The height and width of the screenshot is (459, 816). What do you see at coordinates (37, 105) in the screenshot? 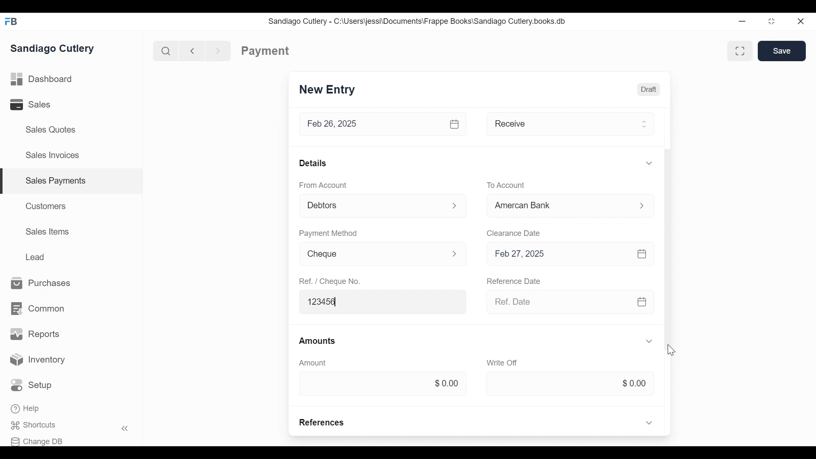
I see `Sales` at bounding box center [37, 105].